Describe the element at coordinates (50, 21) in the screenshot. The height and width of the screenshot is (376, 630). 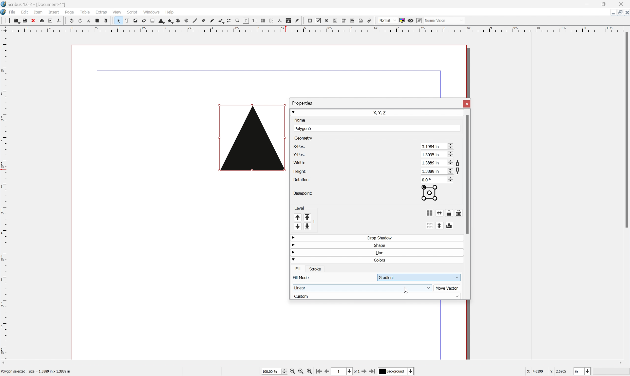
I see `Preflight verifier` at that location.